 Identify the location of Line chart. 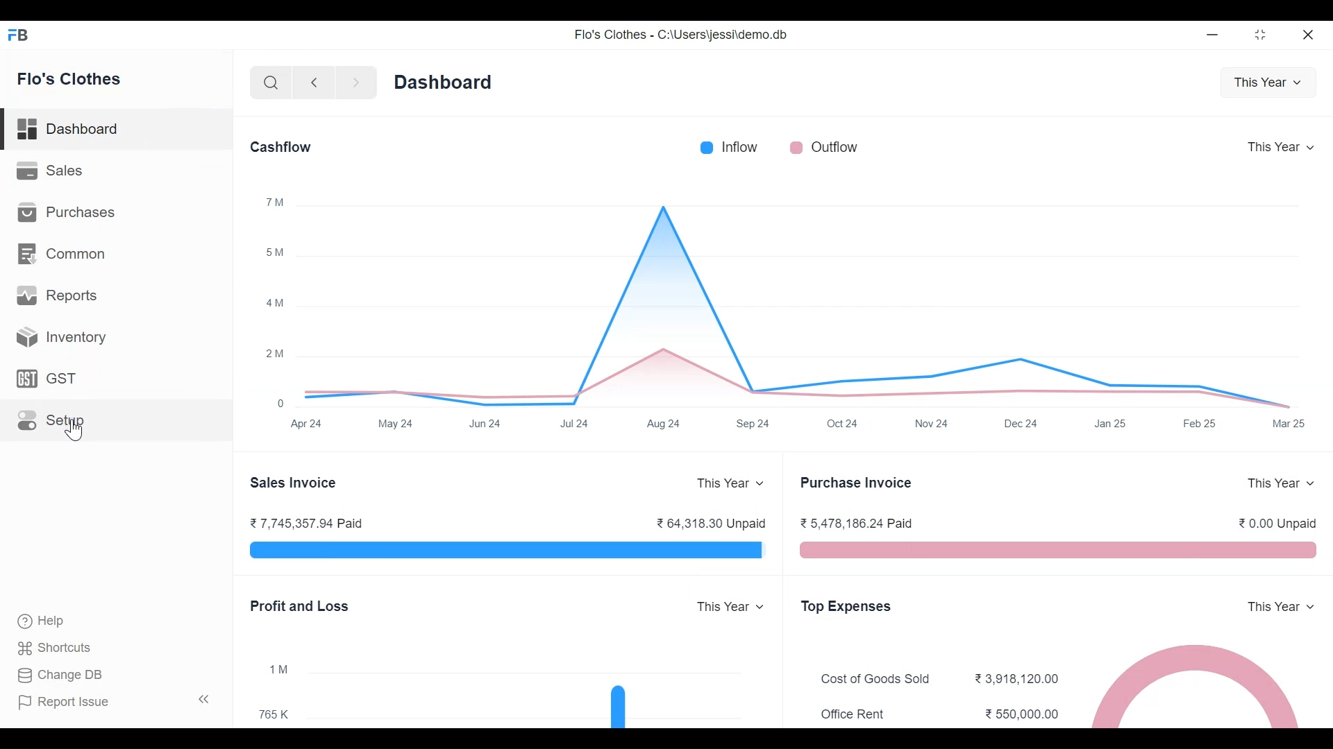
(792, 303).